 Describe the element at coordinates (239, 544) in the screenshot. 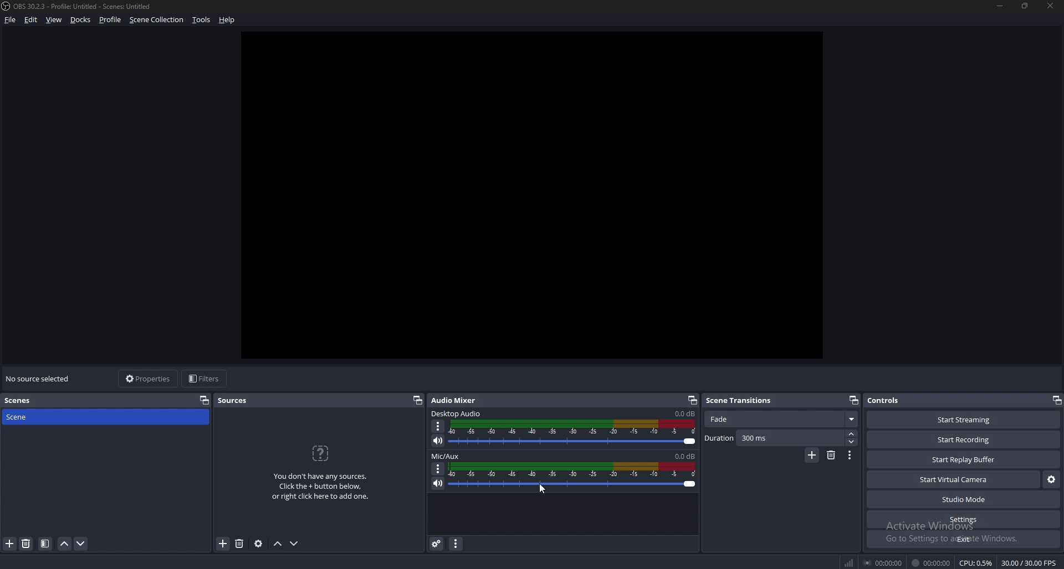

I see `remove source` at that location.